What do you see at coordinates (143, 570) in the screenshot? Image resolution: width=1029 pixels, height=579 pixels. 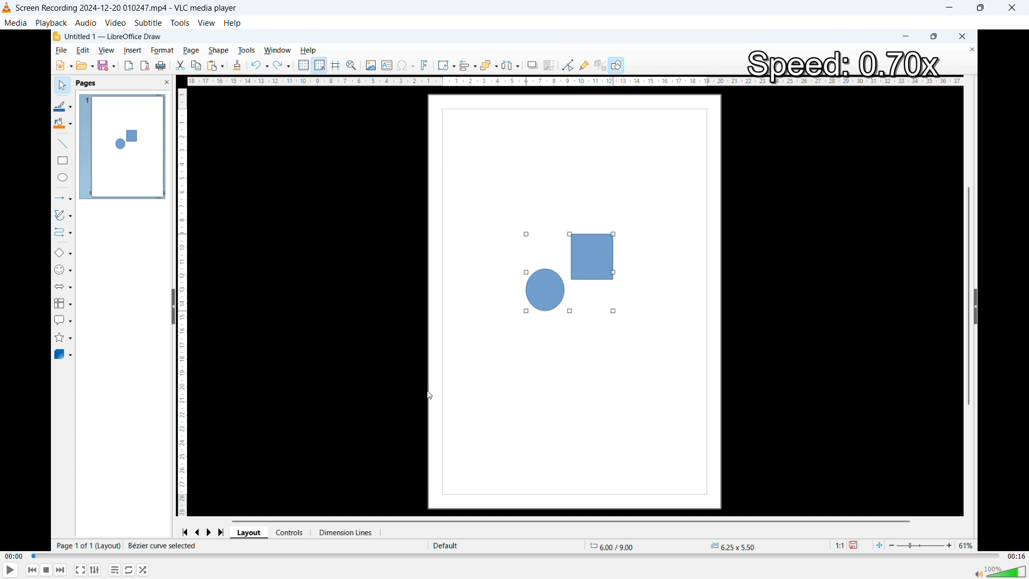 I see `random ` at bounding box center [143, 570].